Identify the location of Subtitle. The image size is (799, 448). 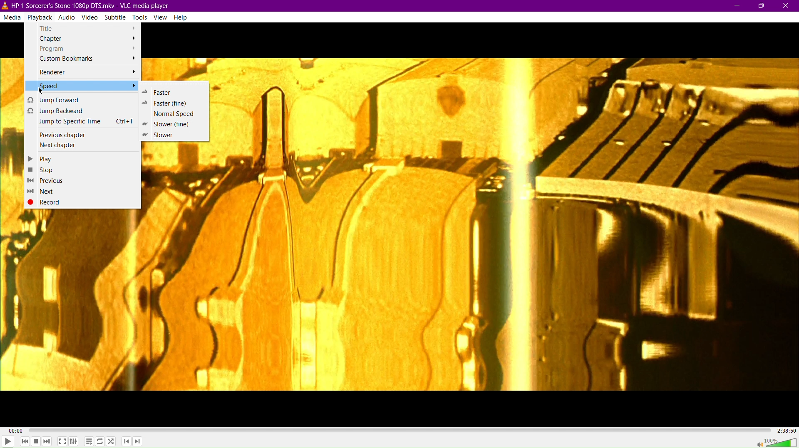
(115, 17).